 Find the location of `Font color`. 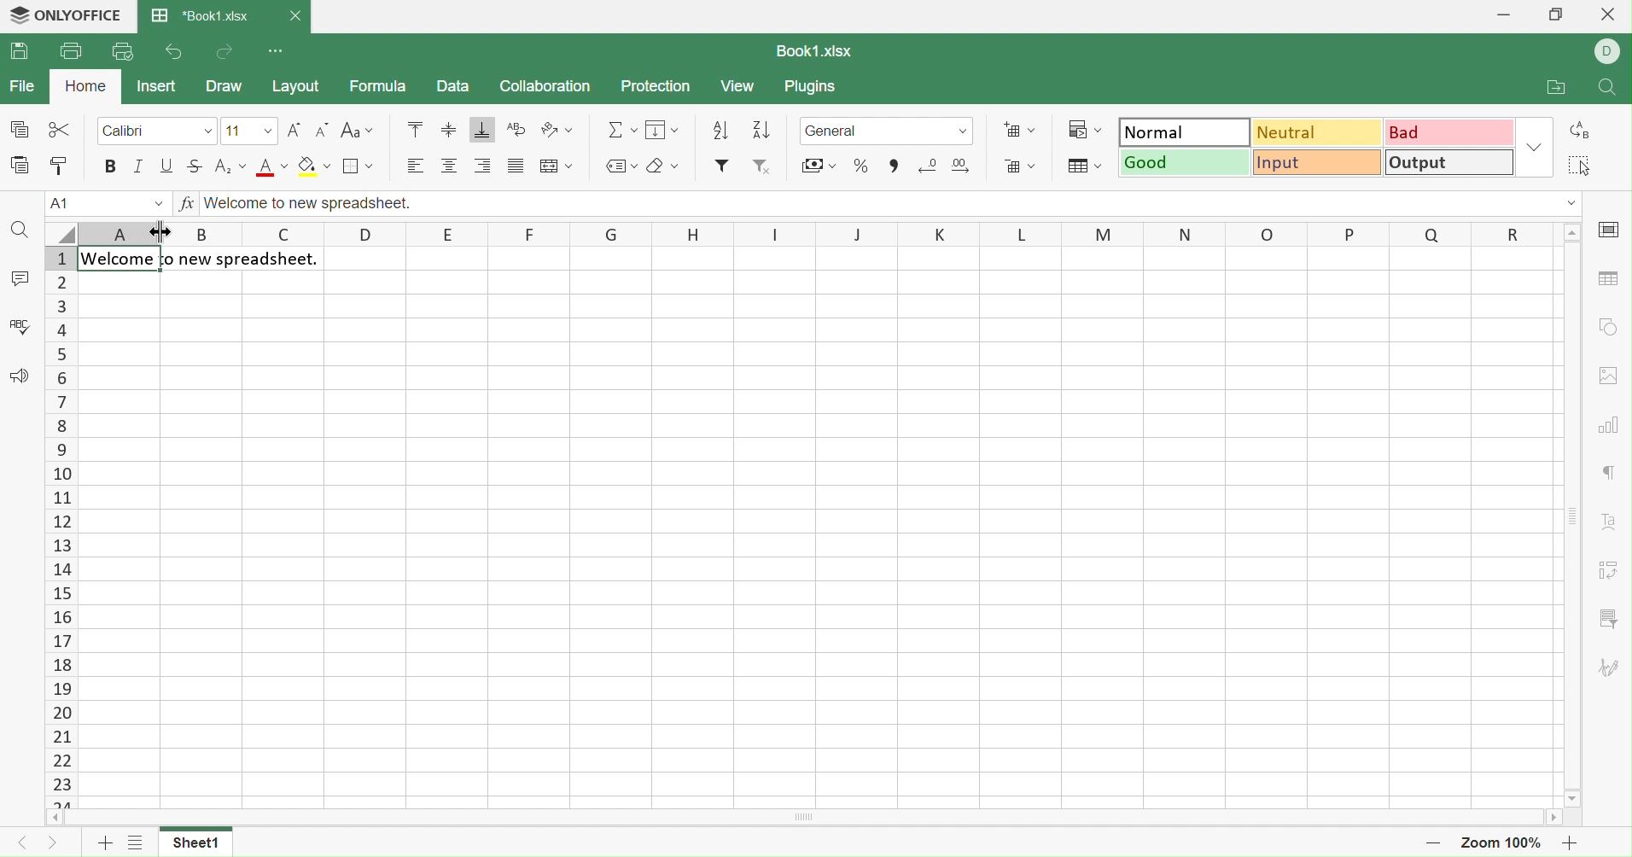

Font color is located at coordinates (275, 167).